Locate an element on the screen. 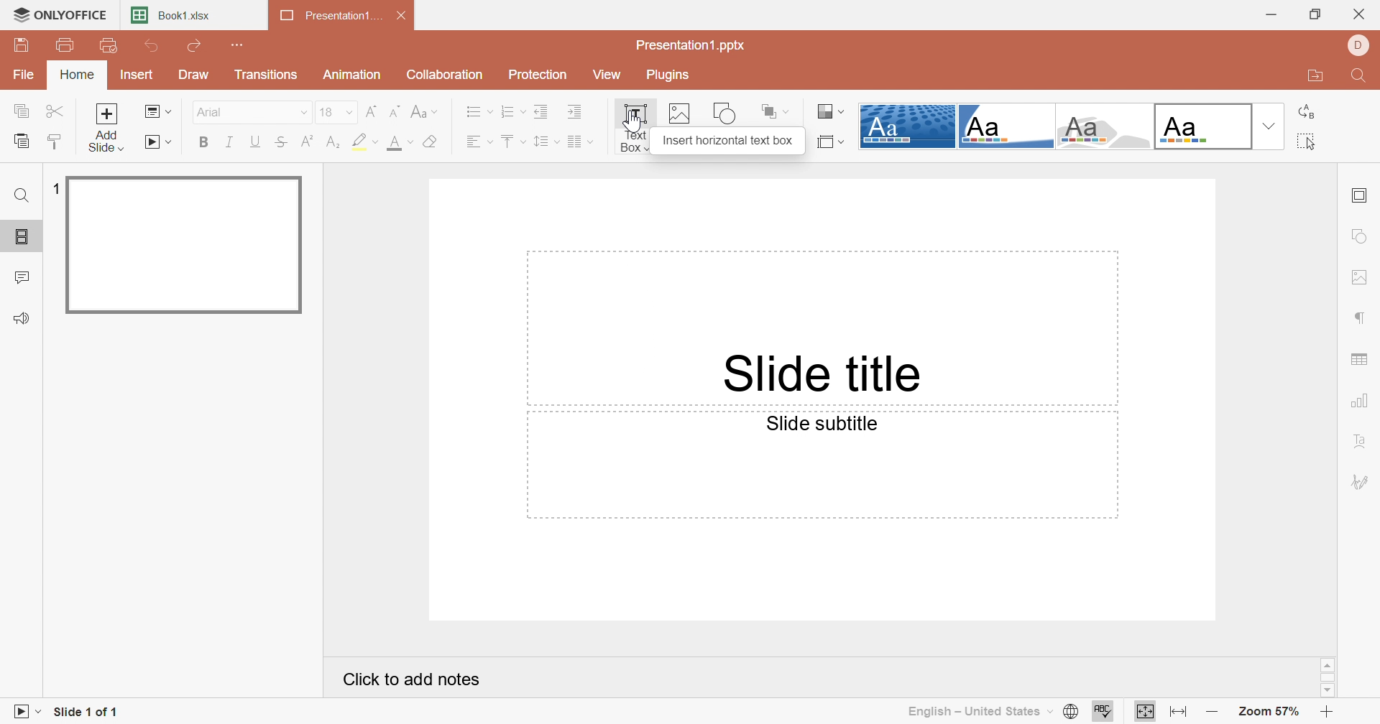 This screenshot has height=724, width=1380. Slides is located at coordinates (22, 238).